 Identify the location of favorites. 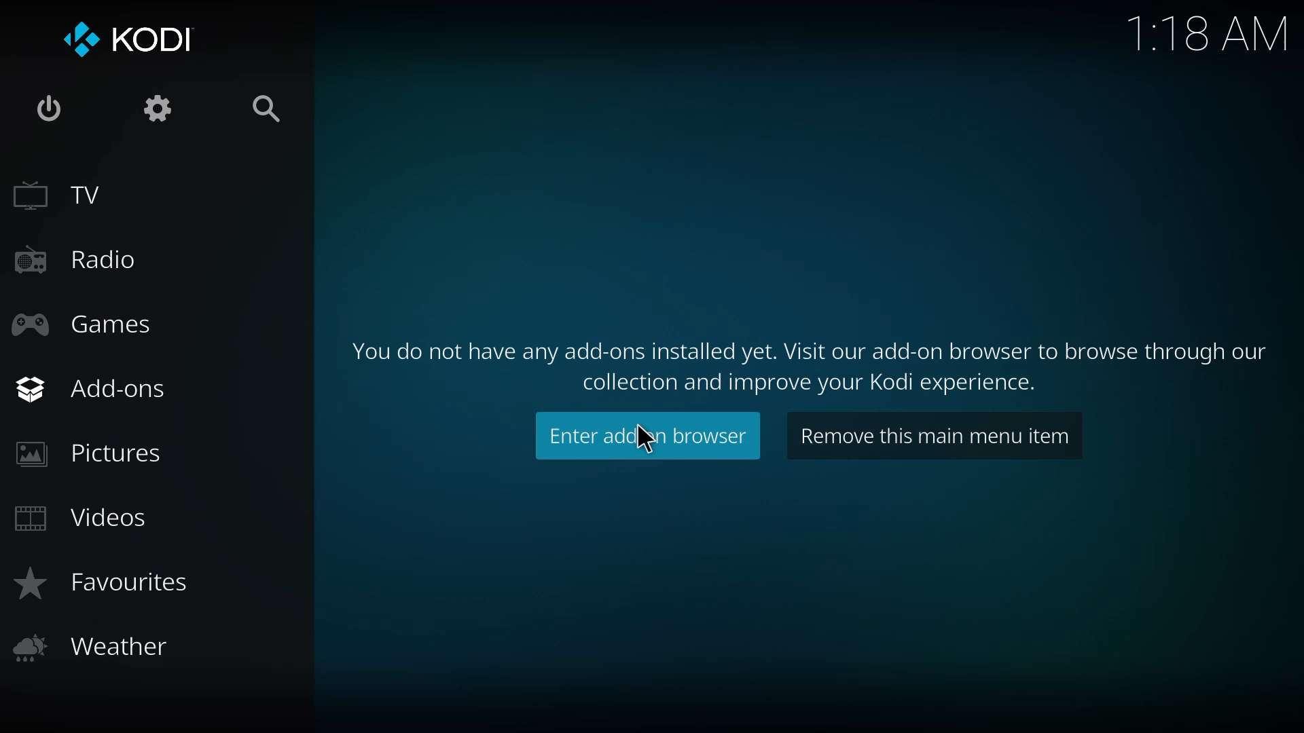
(105, 582).